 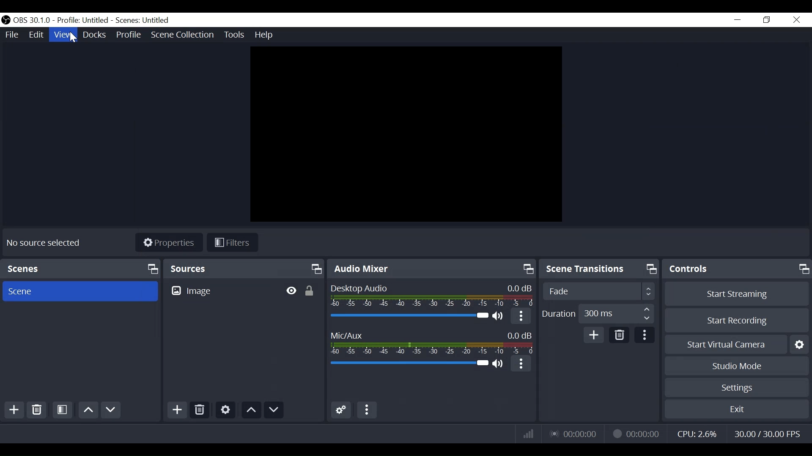 I want to click on Exit, so click(x=736, y=410).